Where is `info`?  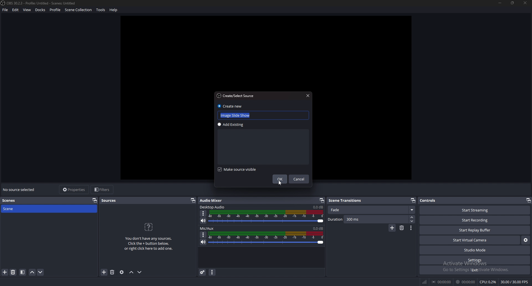
info is located at coordinates (149, 236).